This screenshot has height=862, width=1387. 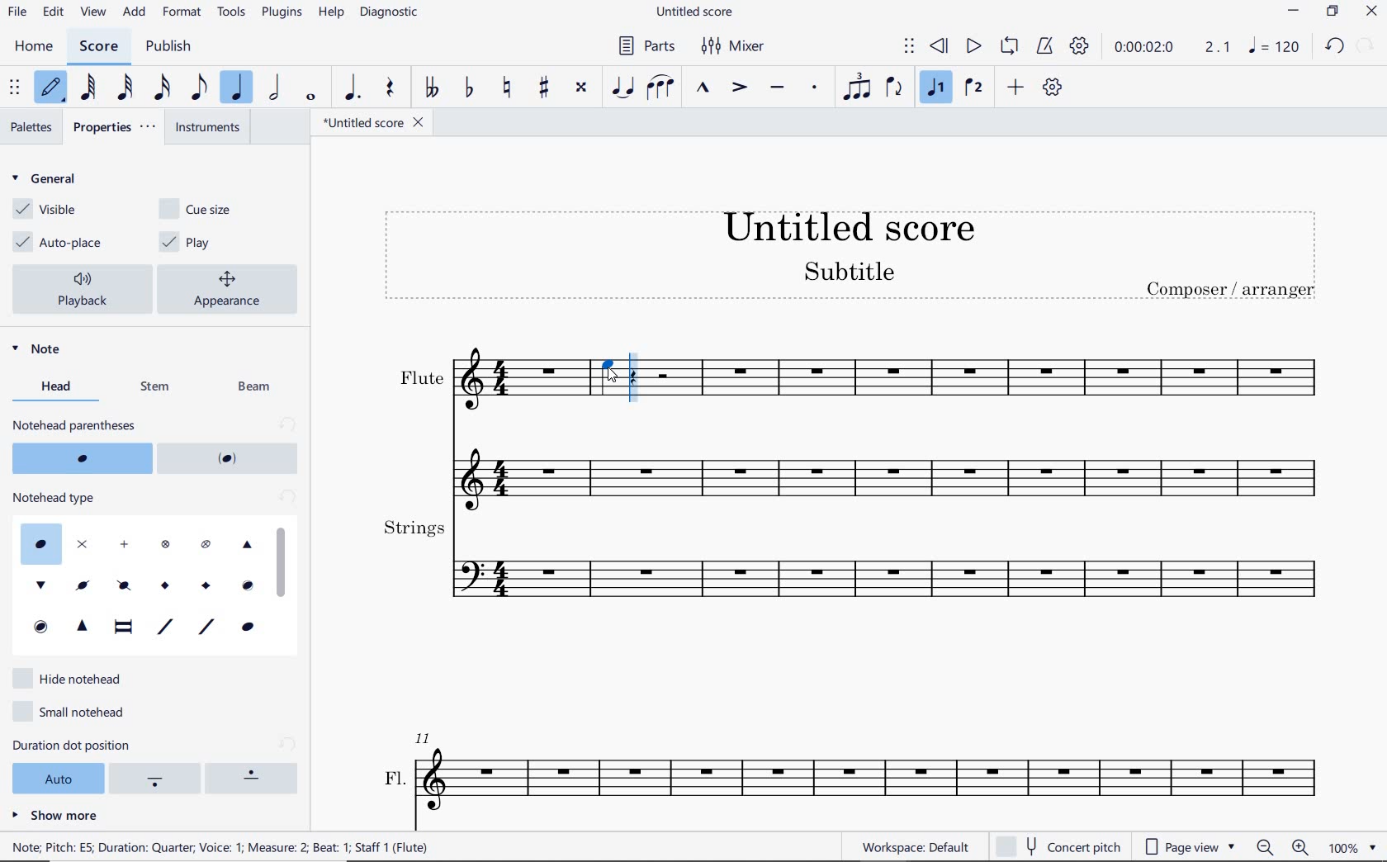 What do you see at coordinates (894, 89) in the screenshot?
I see `FLIP DIRECTION` at bounding box center [894, 89].